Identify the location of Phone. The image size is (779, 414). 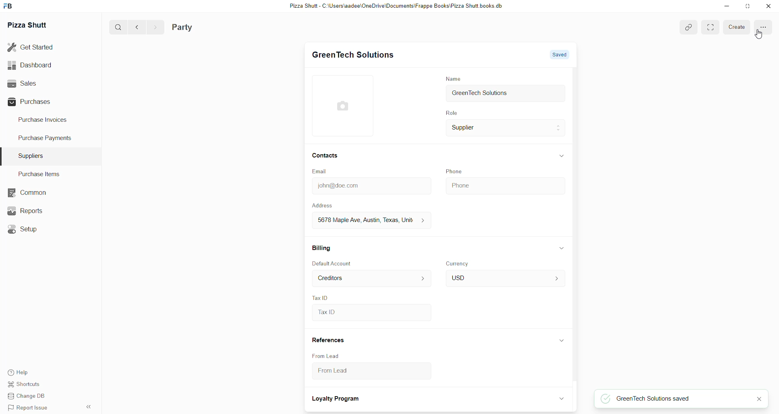
(455, 171).